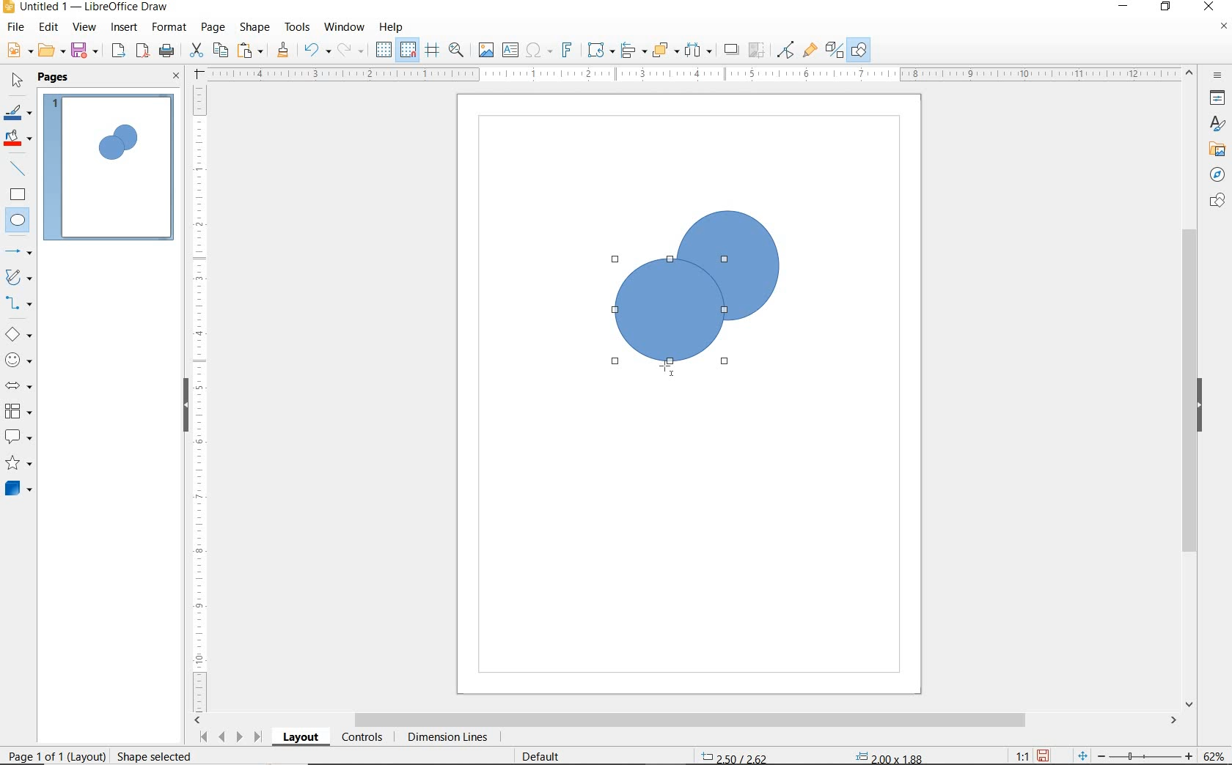  I want to click on SCROLLBAR, so click(686, 721).